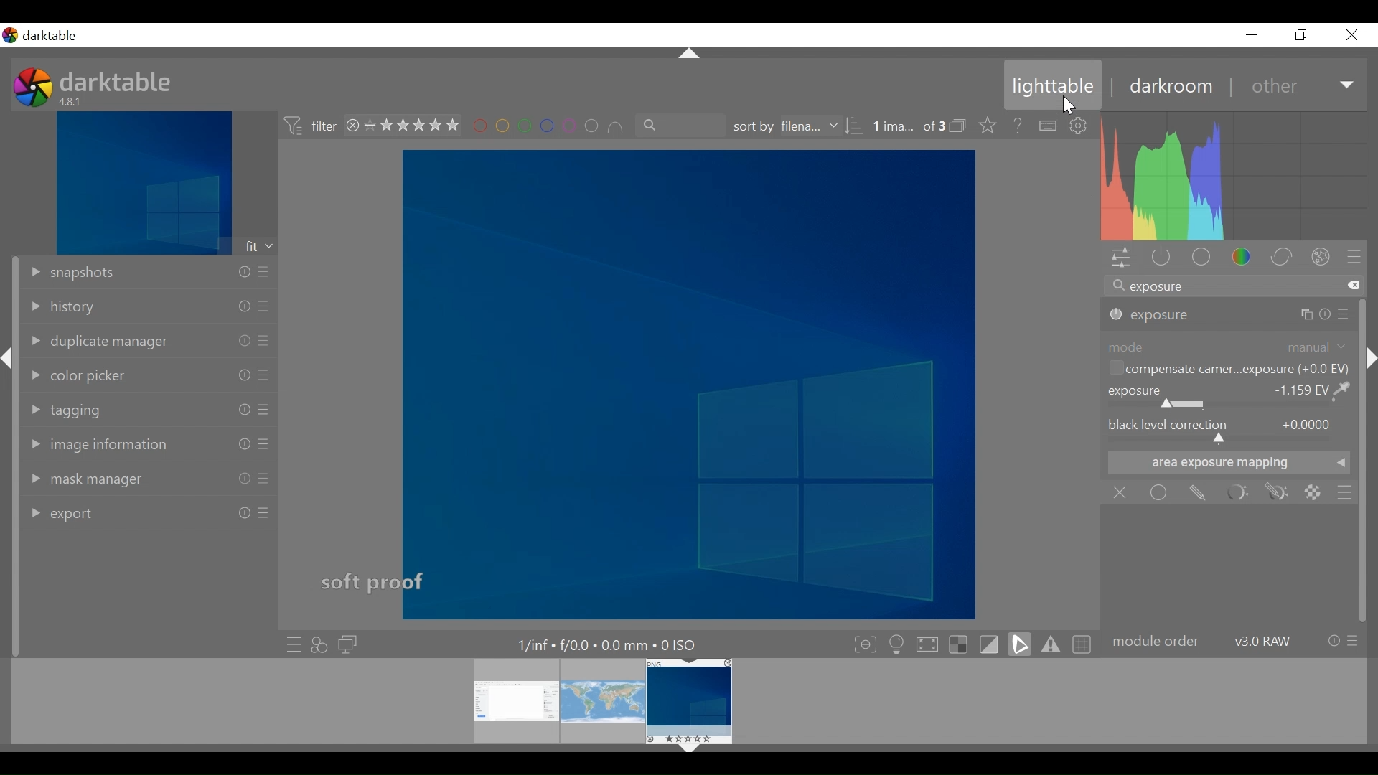 The image size is (1378, 775). What do you see at coordinates (319, 644) in the screenshot?
I see `quick access for applying any styles` at bounding box center [319, 644].